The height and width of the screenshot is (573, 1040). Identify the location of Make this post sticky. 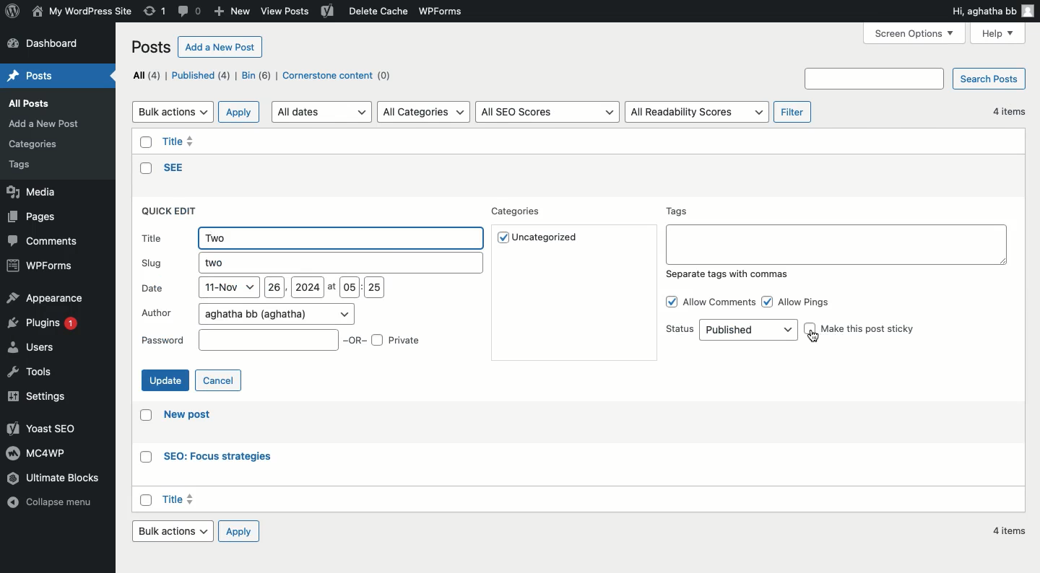
(861, 328).